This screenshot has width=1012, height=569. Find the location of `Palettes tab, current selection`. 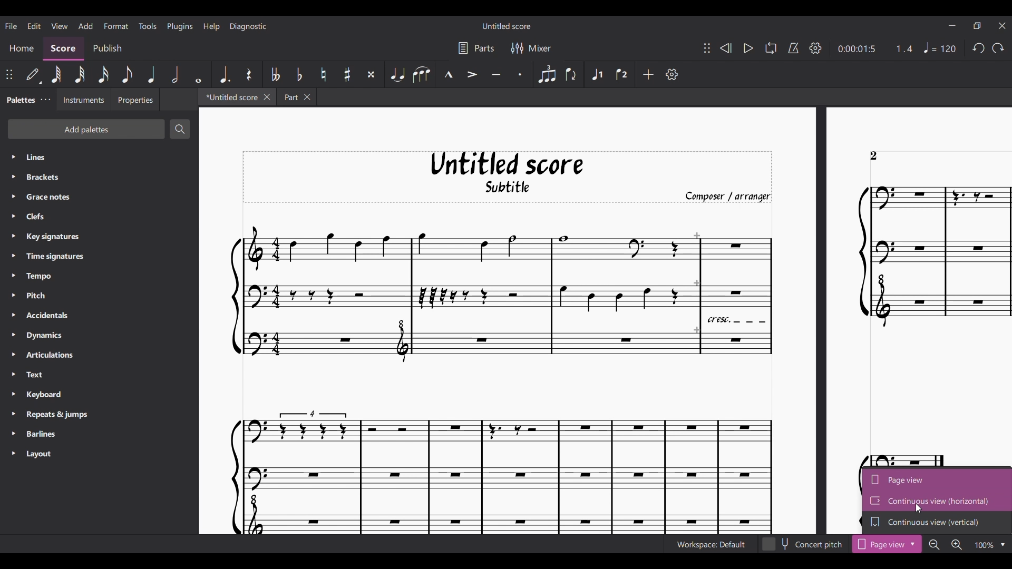

Palettes tab, current selection is located at coordinates (20, 100).